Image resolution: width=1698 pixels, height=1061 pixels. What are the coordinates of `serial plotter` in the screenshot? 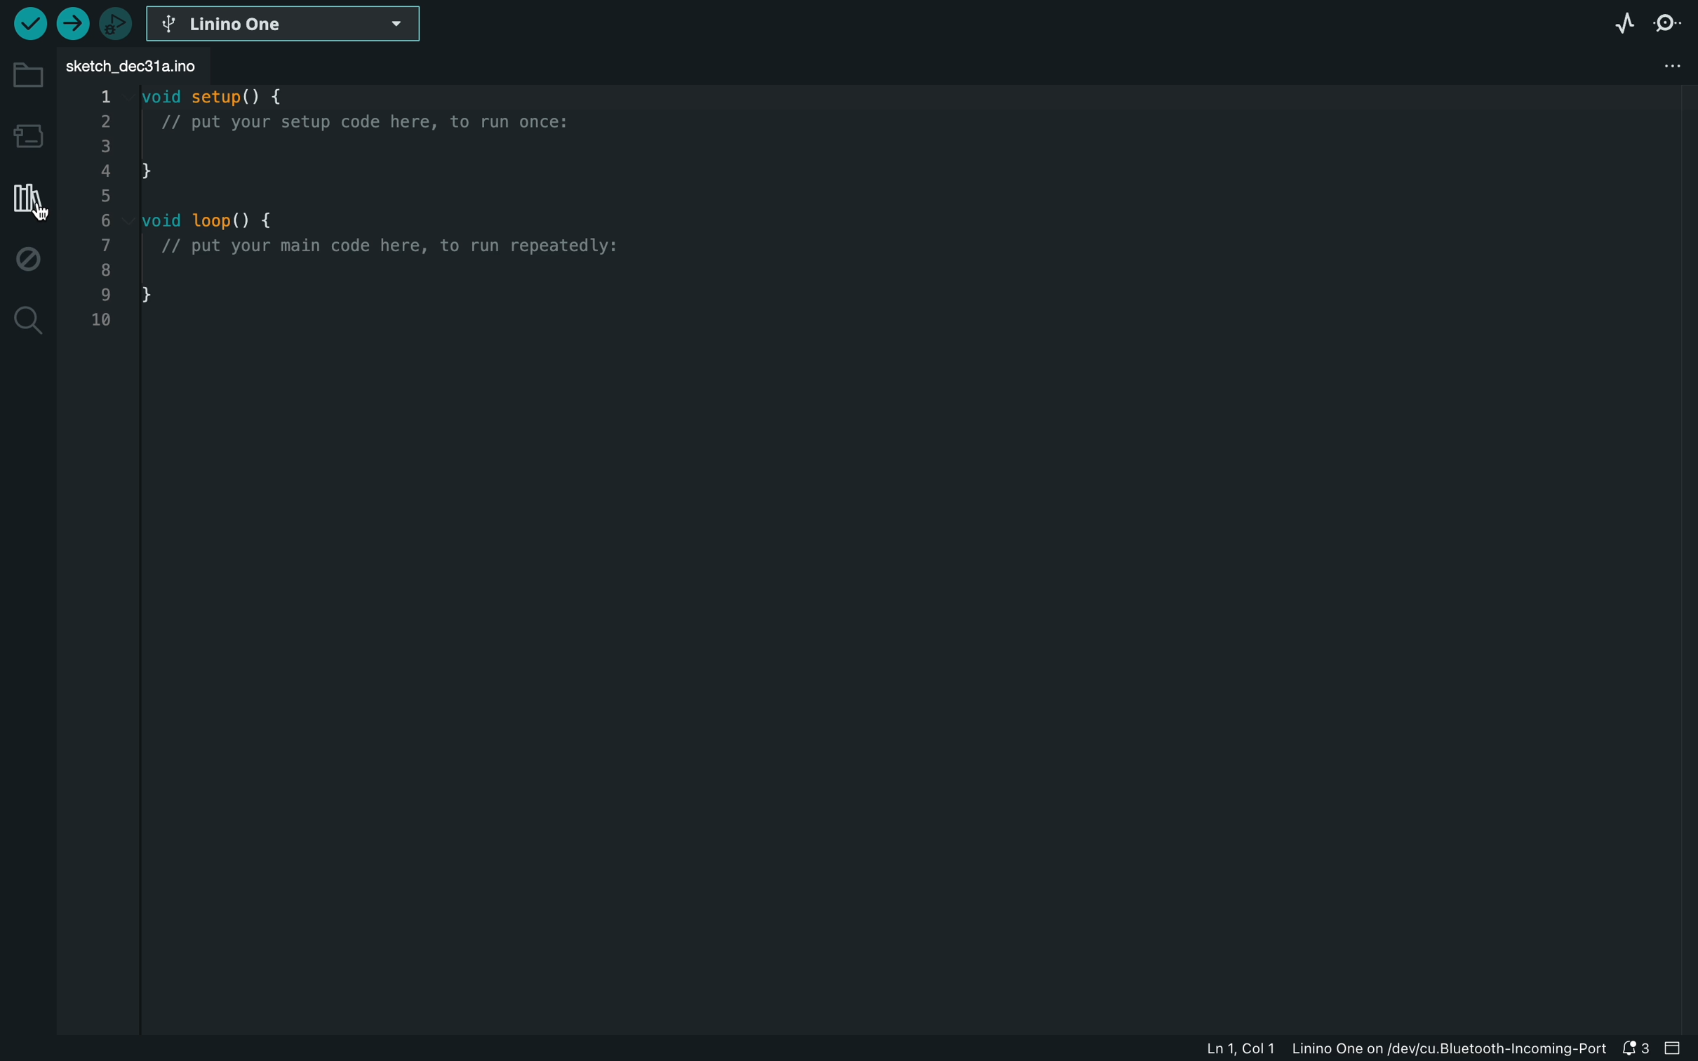 It's located at (1624, 26).